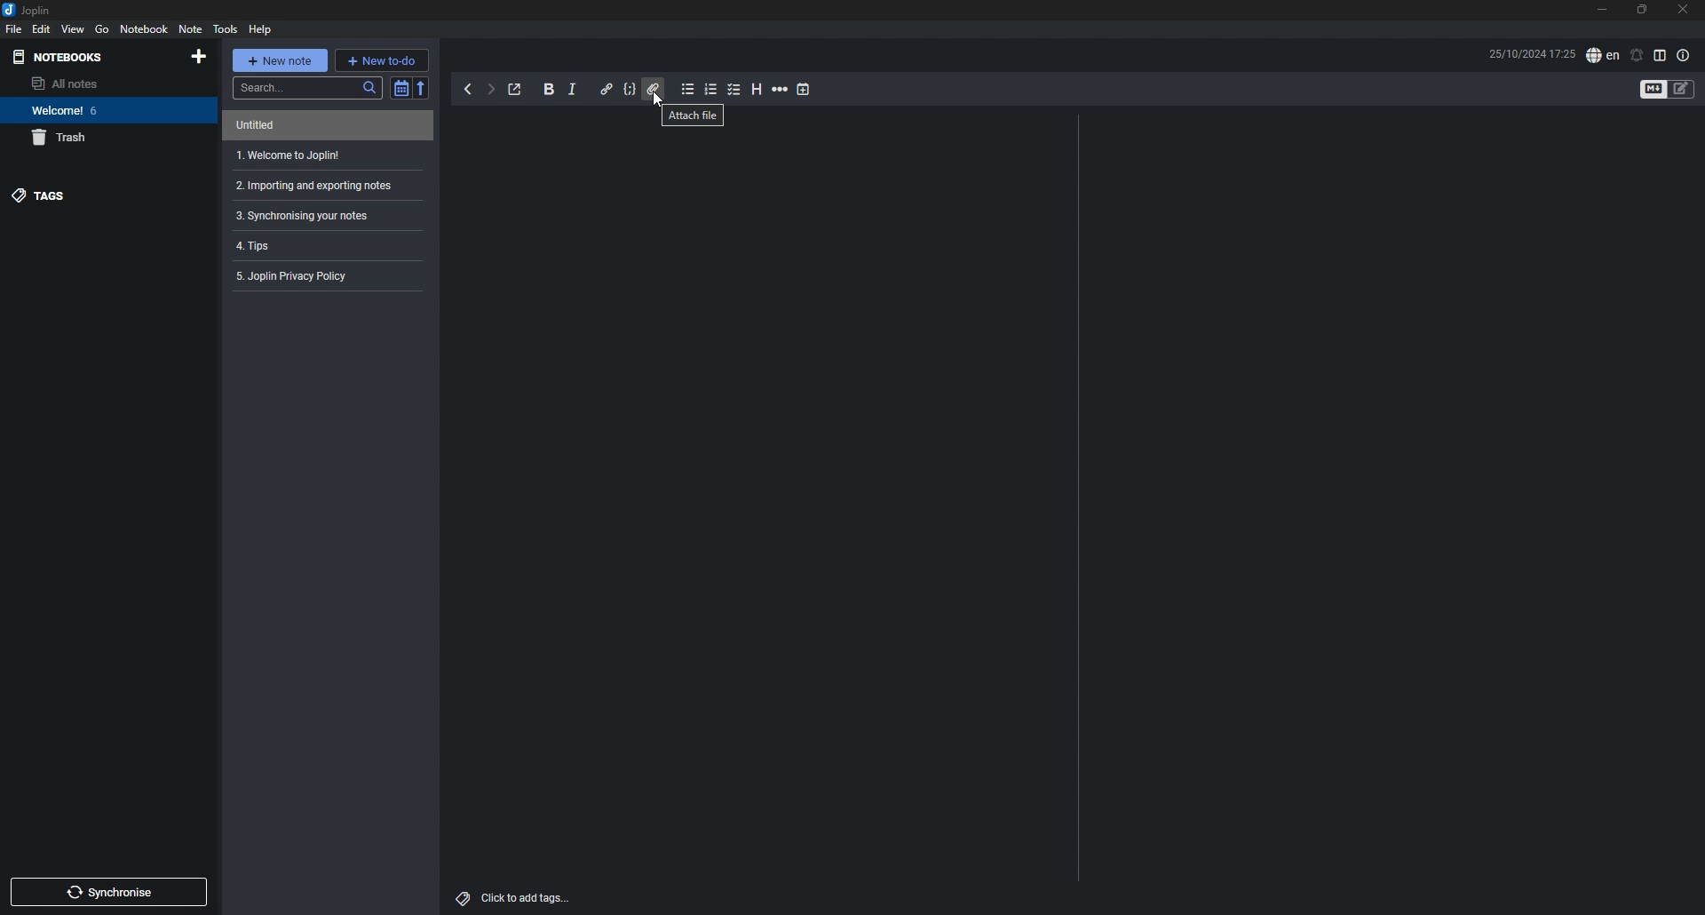  What do you see at coordinates (1645, 9) in the screenshot?
I see `resize` at bounding box center [1645, 9].